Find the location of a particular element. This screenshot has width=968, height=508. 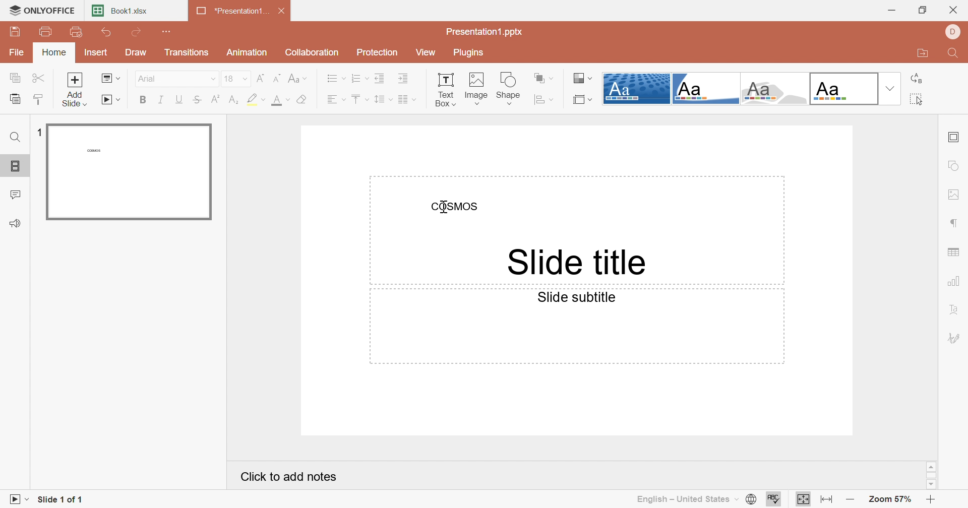

Select color theme is located at coordinates (581, 79).